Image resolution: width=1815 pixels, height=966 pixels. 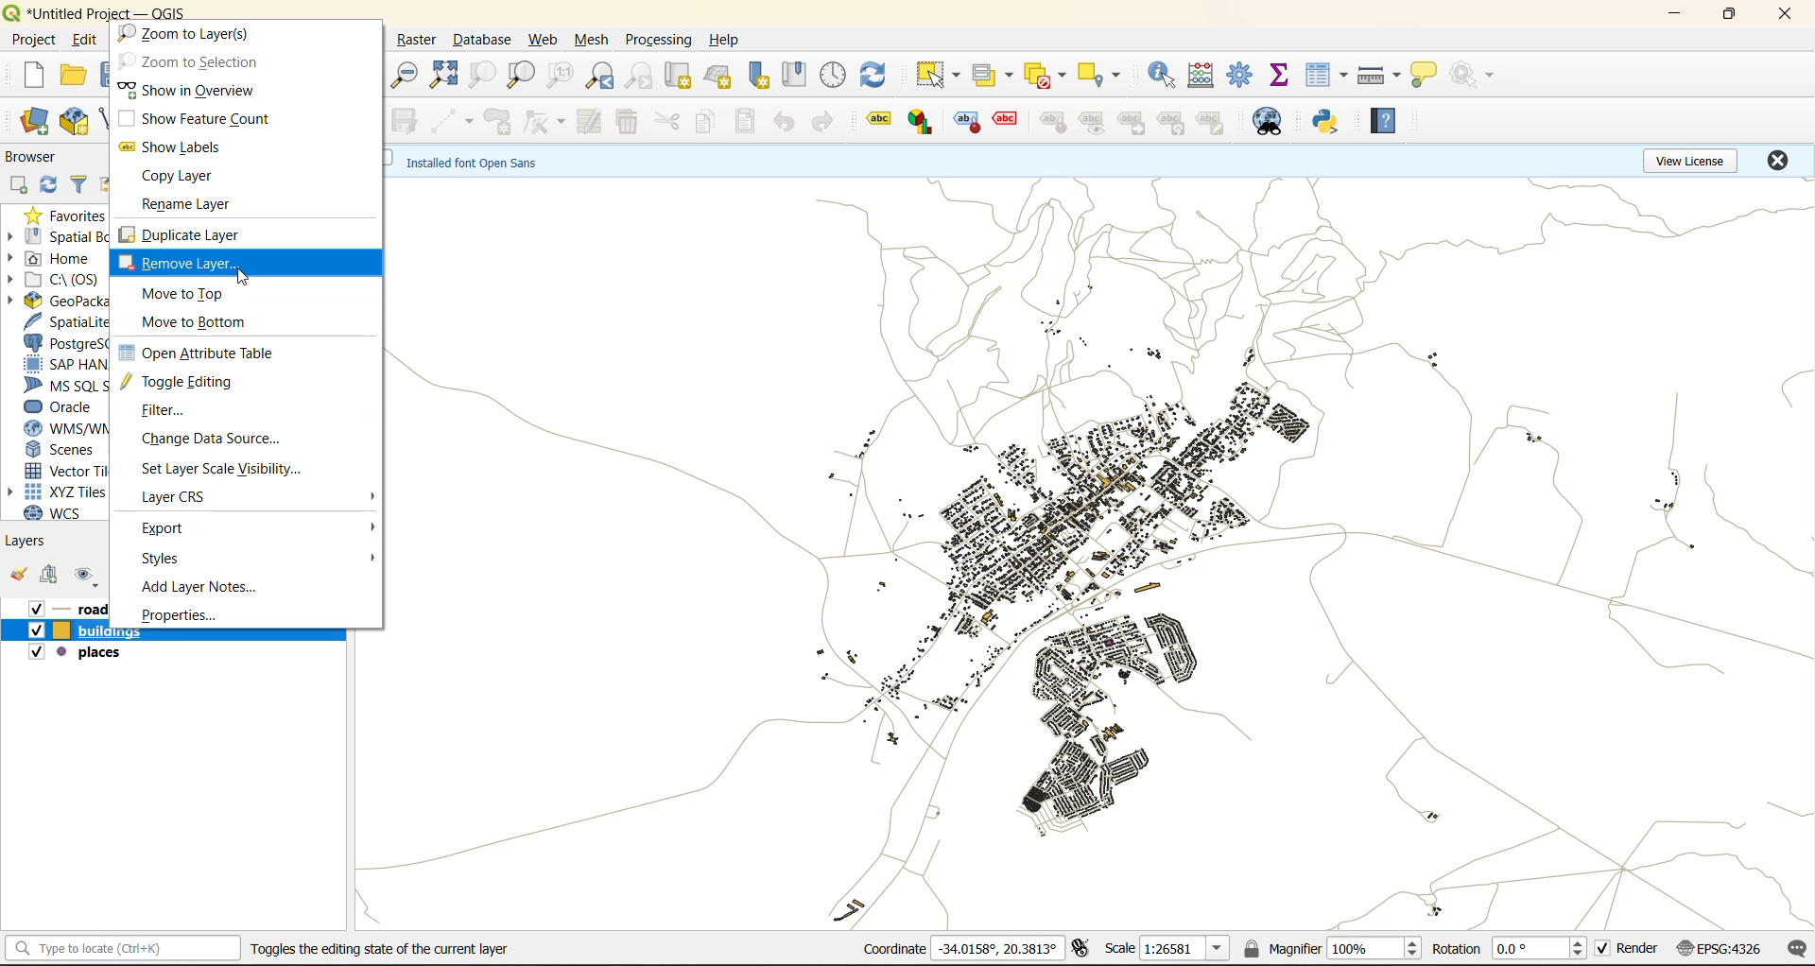 What do you see at coordinates (837, 75) in the screenshot?
I see `control panel` at bounding box center [837, 75].